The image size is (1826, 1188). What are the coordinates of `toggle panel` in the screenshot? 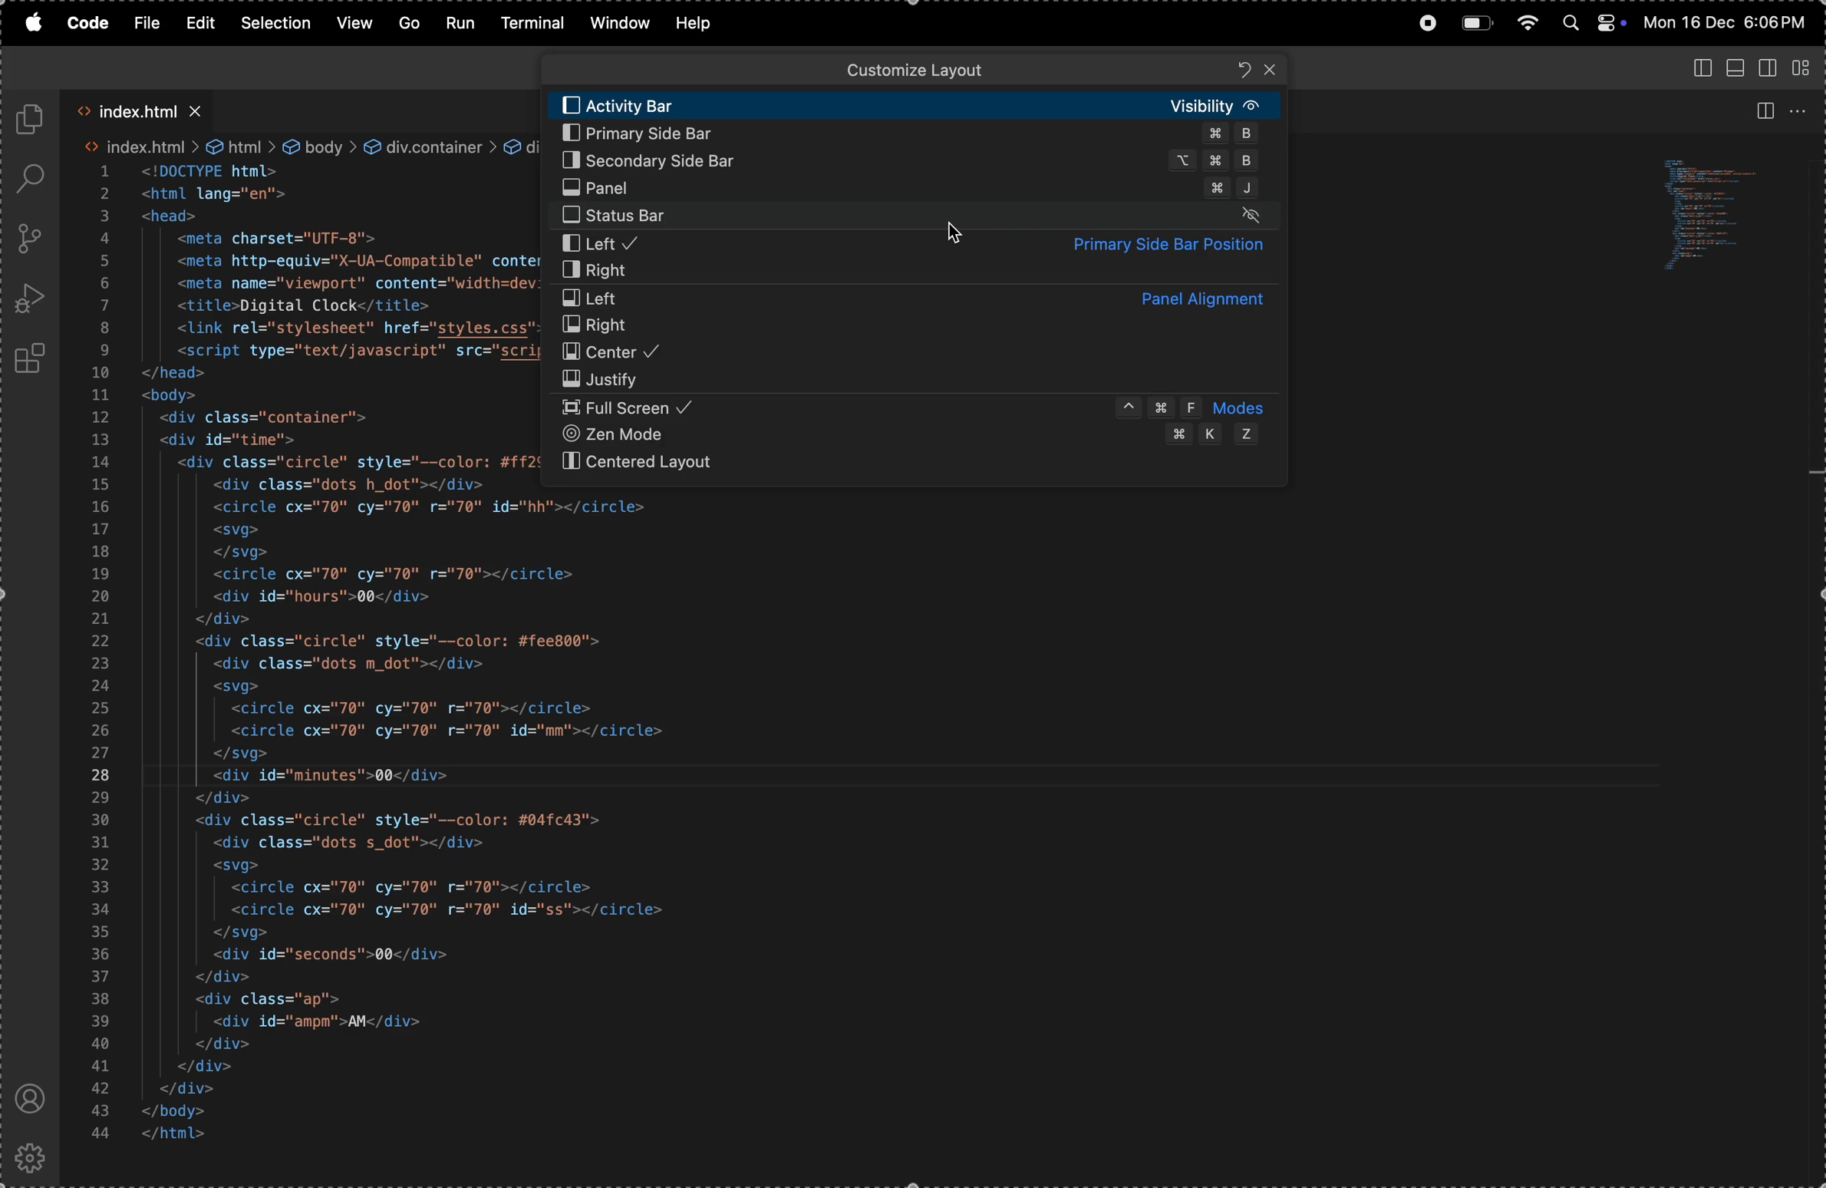 It's located at (1734, 68).